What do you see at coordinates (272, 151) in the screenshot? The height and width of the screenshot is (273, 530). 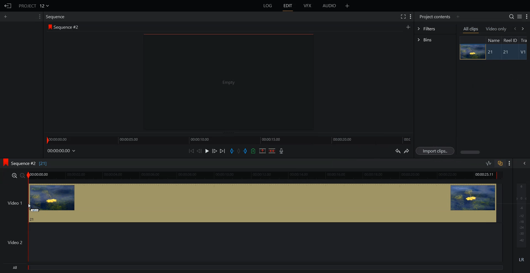 I see `Delete` at bounding box center [272, 151].